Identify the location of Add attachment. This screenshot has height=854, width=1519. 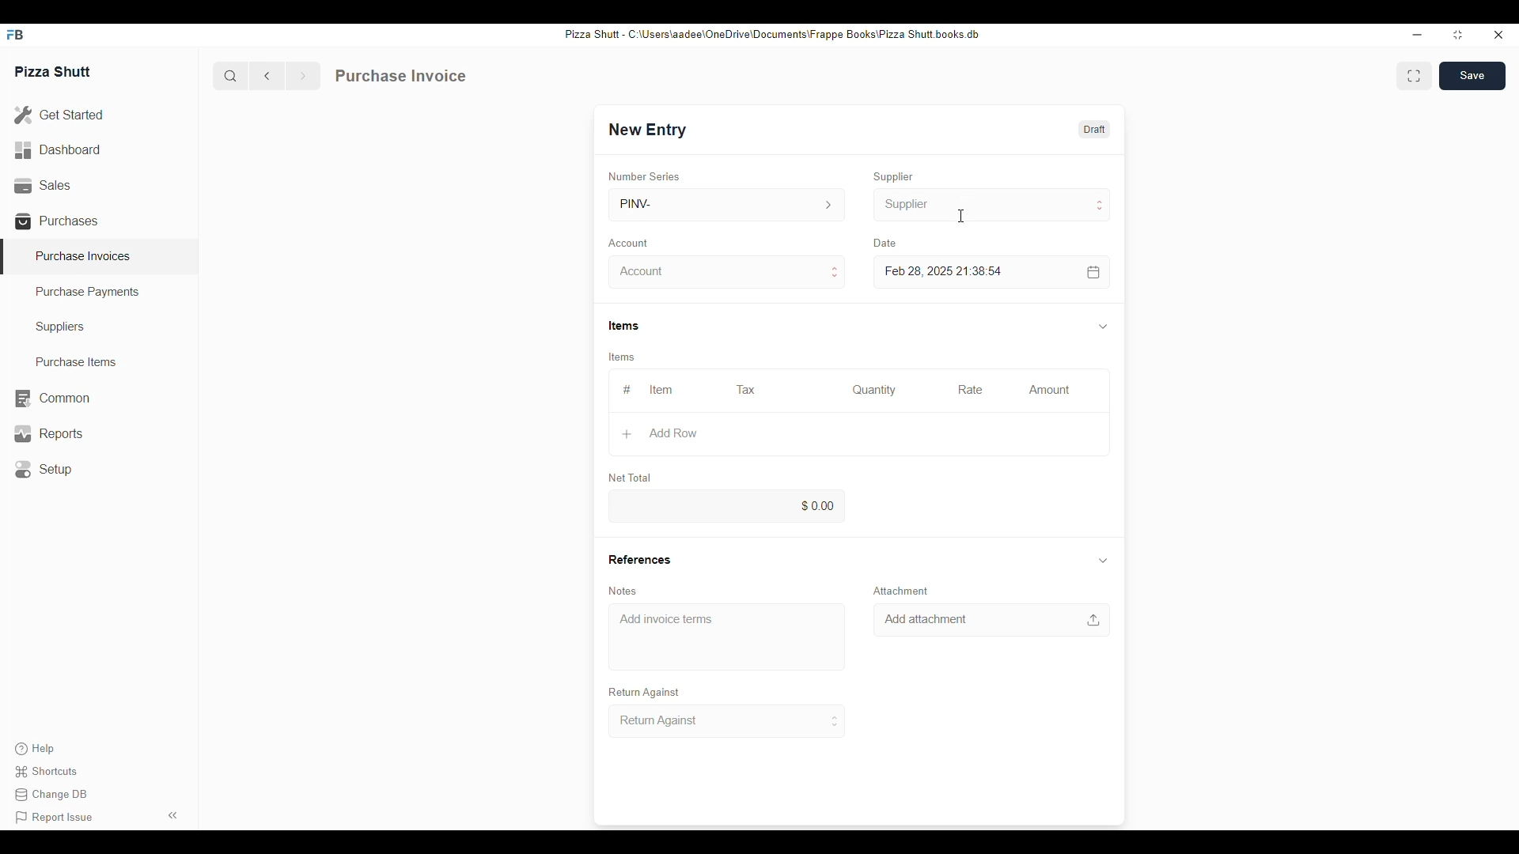
(928, 619).